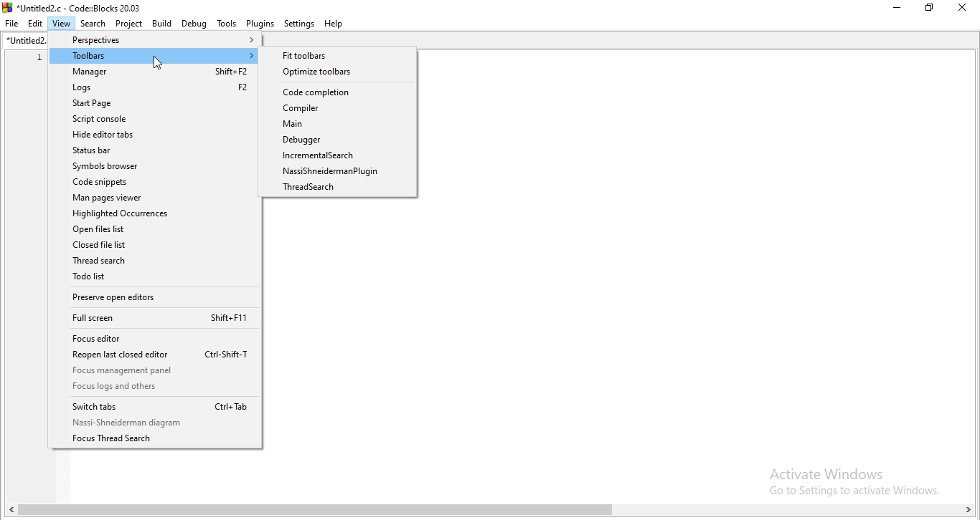  What do you see at coordinates (334, 90) in the screenshot?
I see `Code completion` at bounding box center [334, 90].